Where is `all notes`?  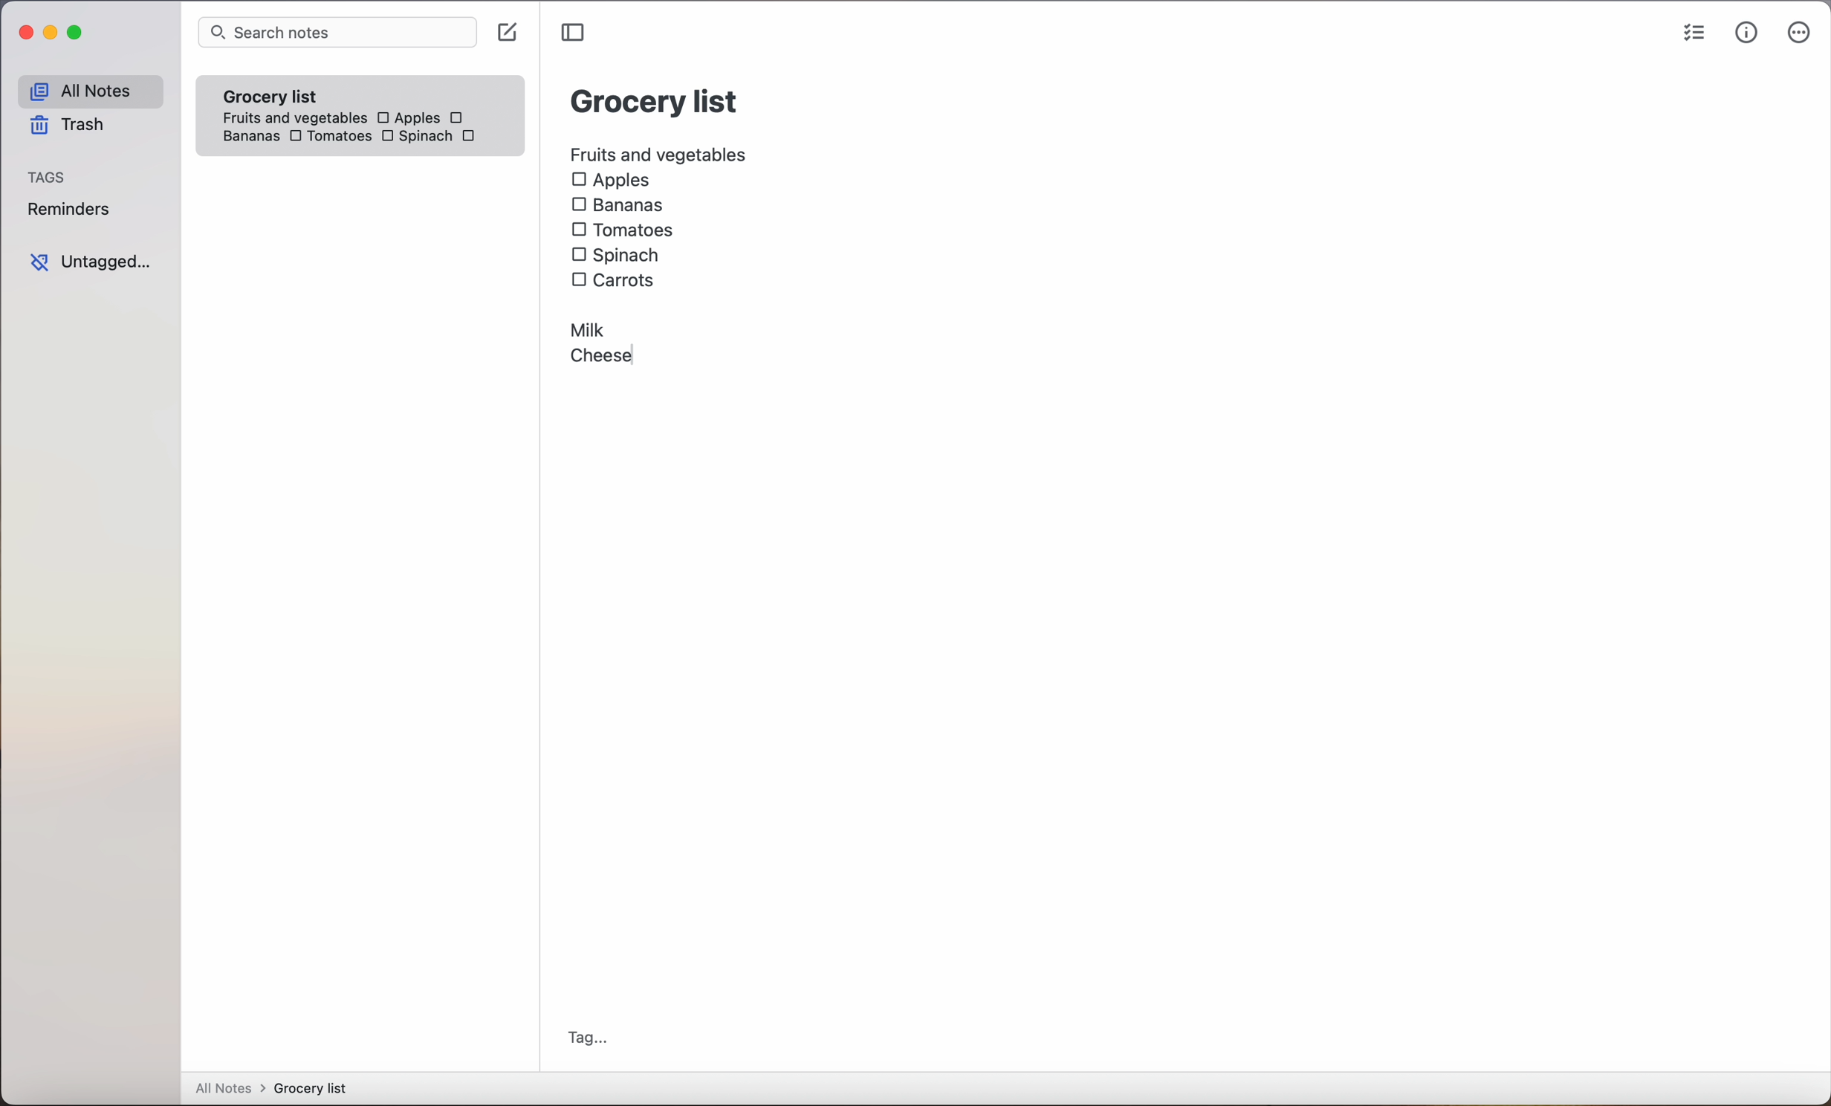 all notes is located at coordinates (89, 91).